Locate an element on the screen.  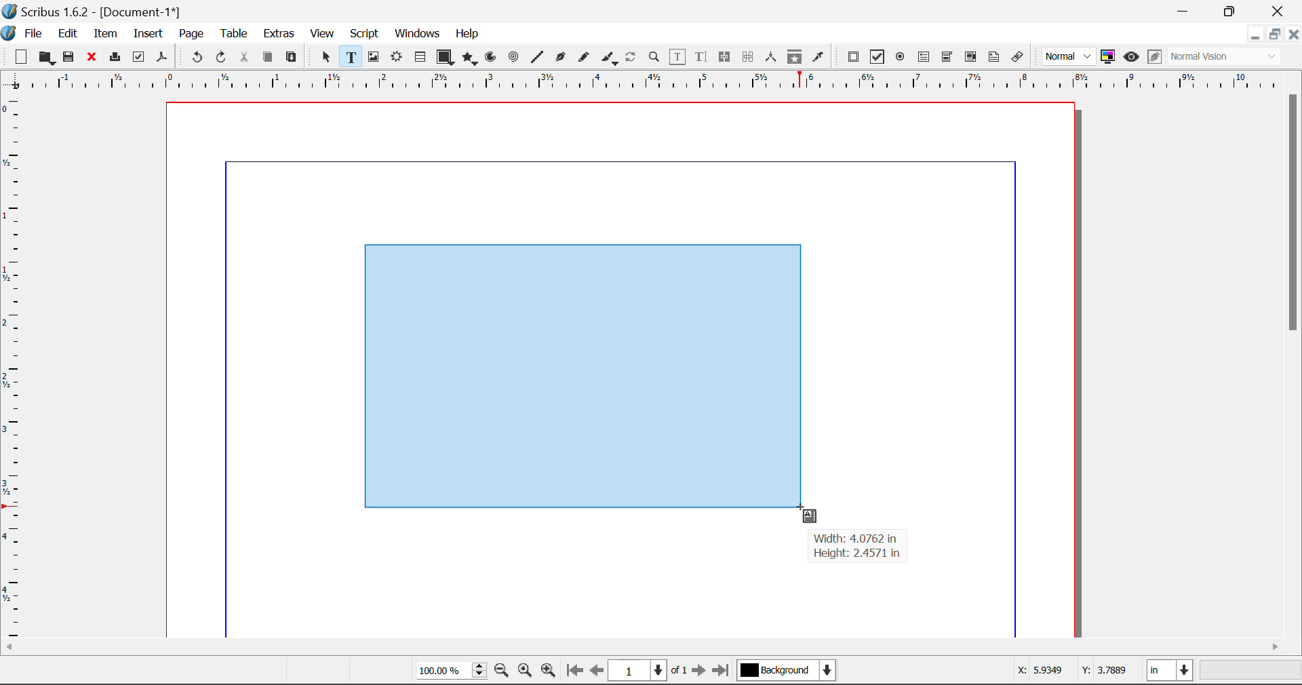
Last Page is located at coordinates (723, 672).